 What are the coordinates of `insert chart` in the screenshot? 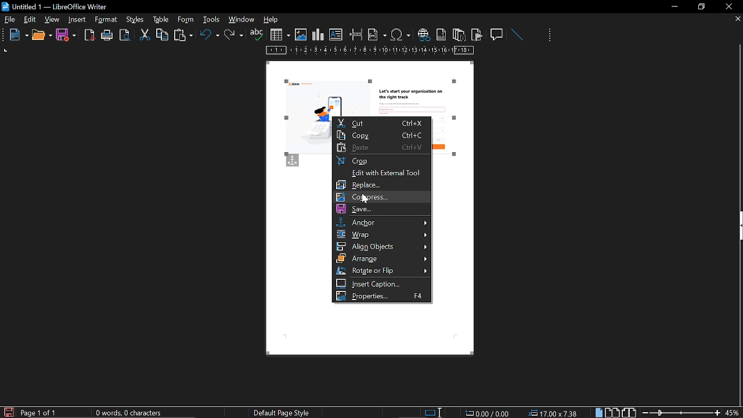 It's located at (318, 35).